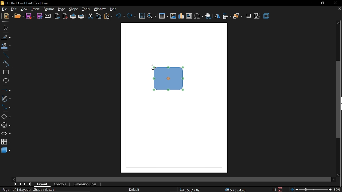  Describe the element at coordinates (6, 116) in the screenshot. I see `basic shapes` at that location.